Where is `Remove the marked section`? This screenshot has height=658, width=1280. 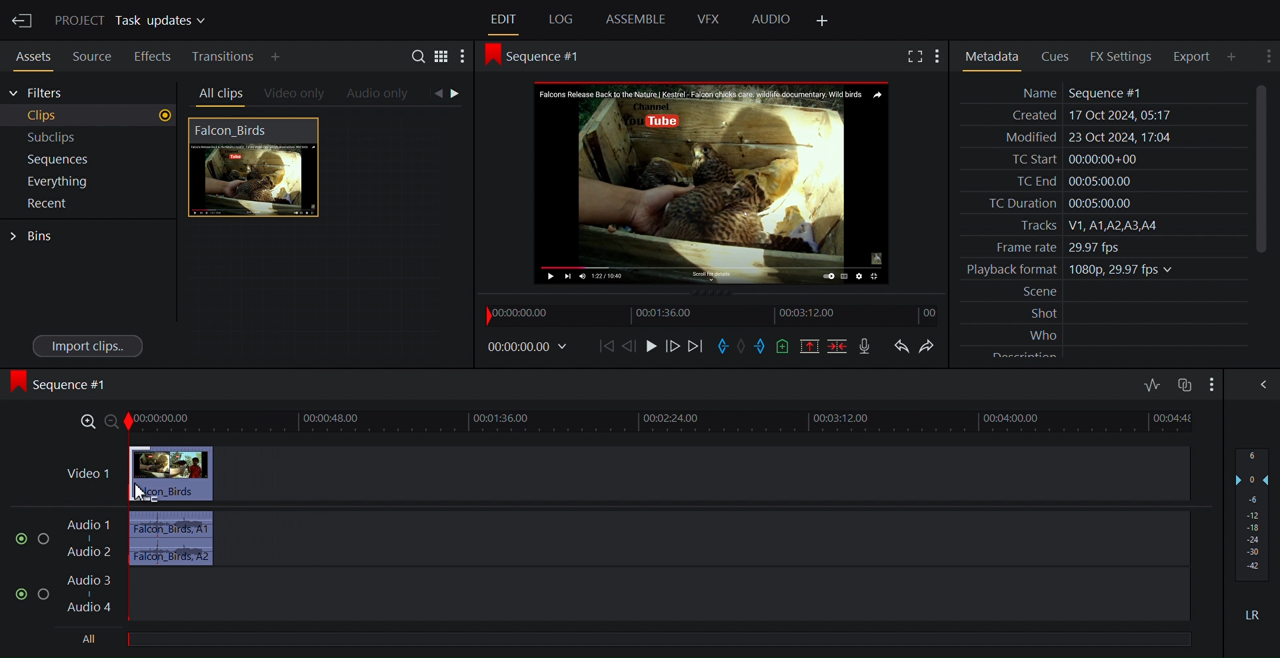
Remove the marked section is located at coordinates (809, 346).